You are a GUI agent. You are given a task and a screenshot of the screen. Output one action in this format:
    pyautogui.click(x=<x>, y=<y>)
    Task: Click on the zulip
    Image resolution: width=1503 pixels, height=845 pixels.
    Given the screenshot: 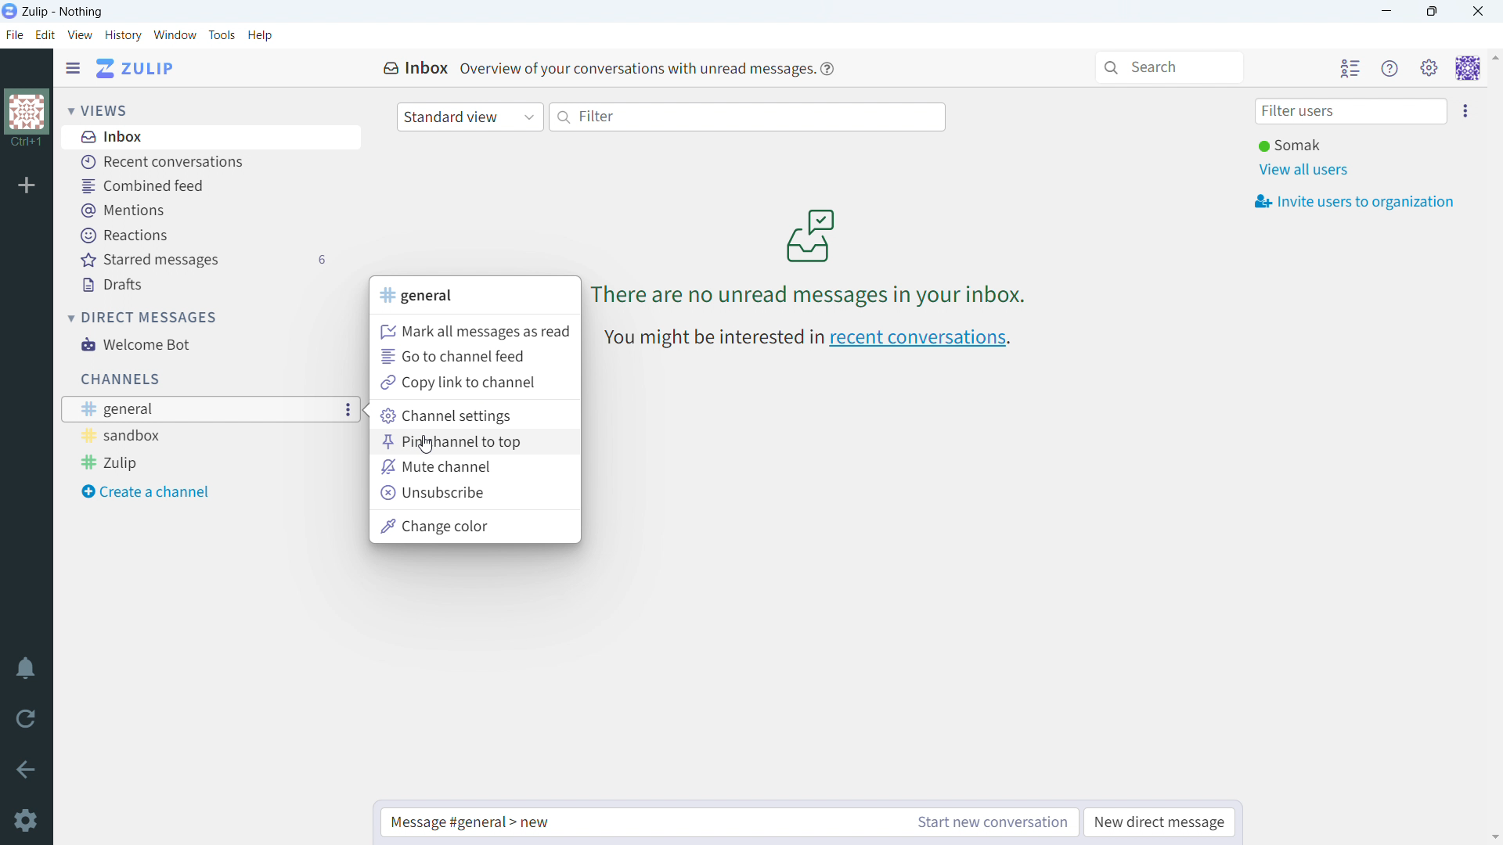 What is the action you would take?
    pyautogui.click(x=184, y=462)
    